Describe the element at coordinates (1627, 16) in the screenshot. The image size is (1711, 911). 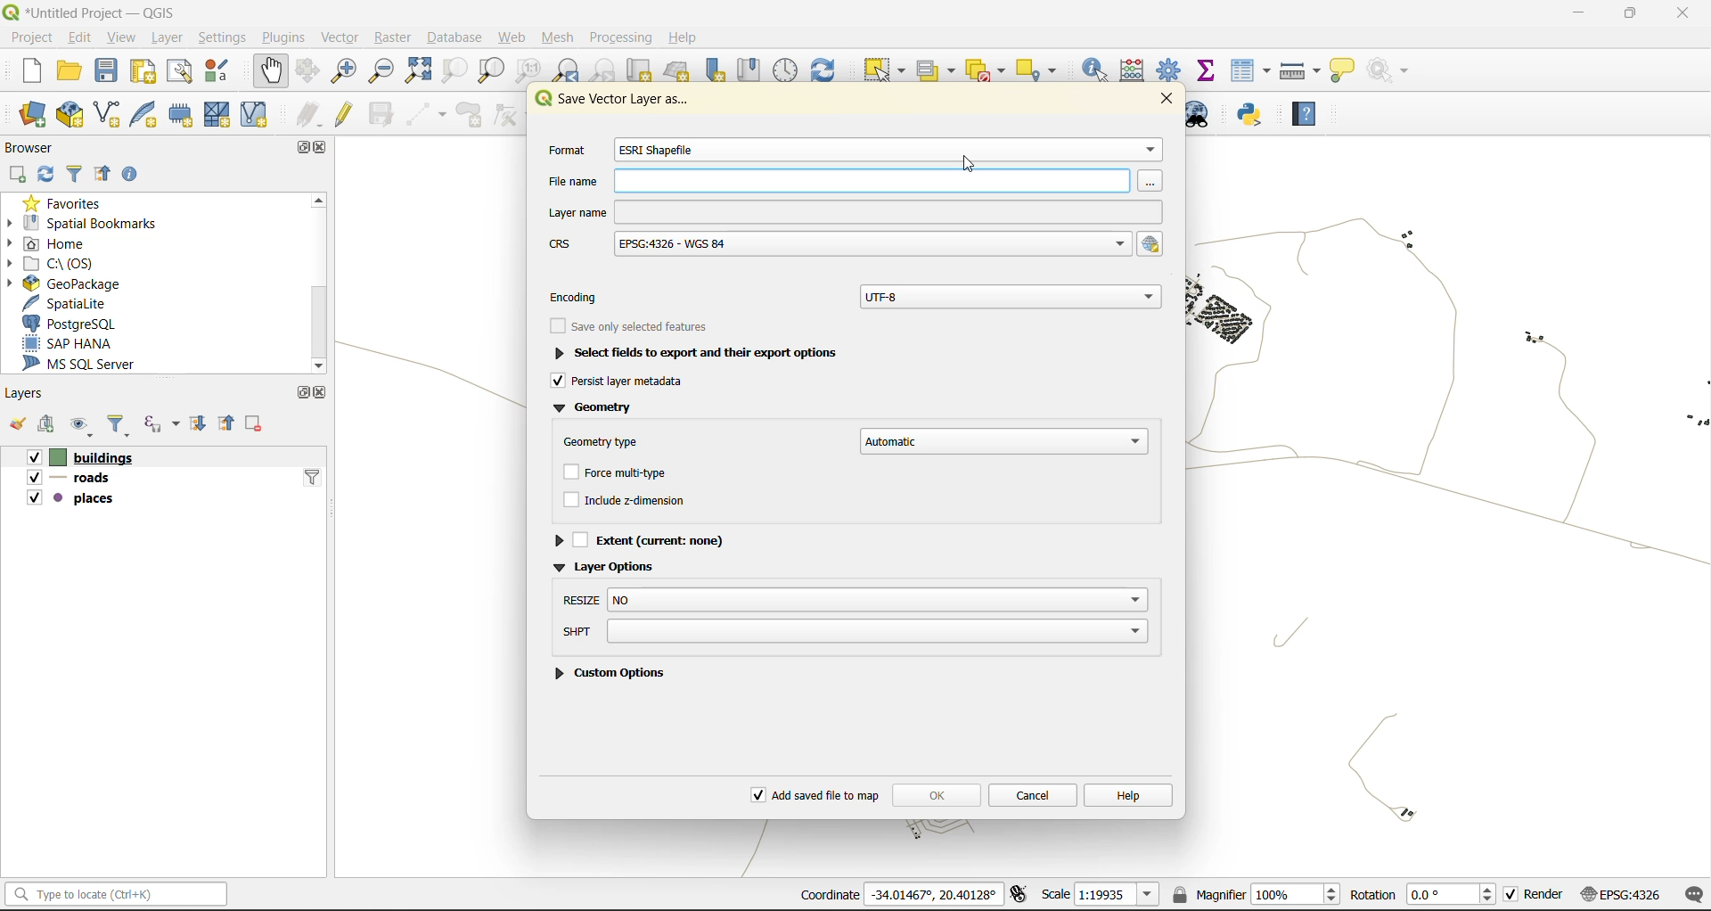
I see `maximize` at that location.